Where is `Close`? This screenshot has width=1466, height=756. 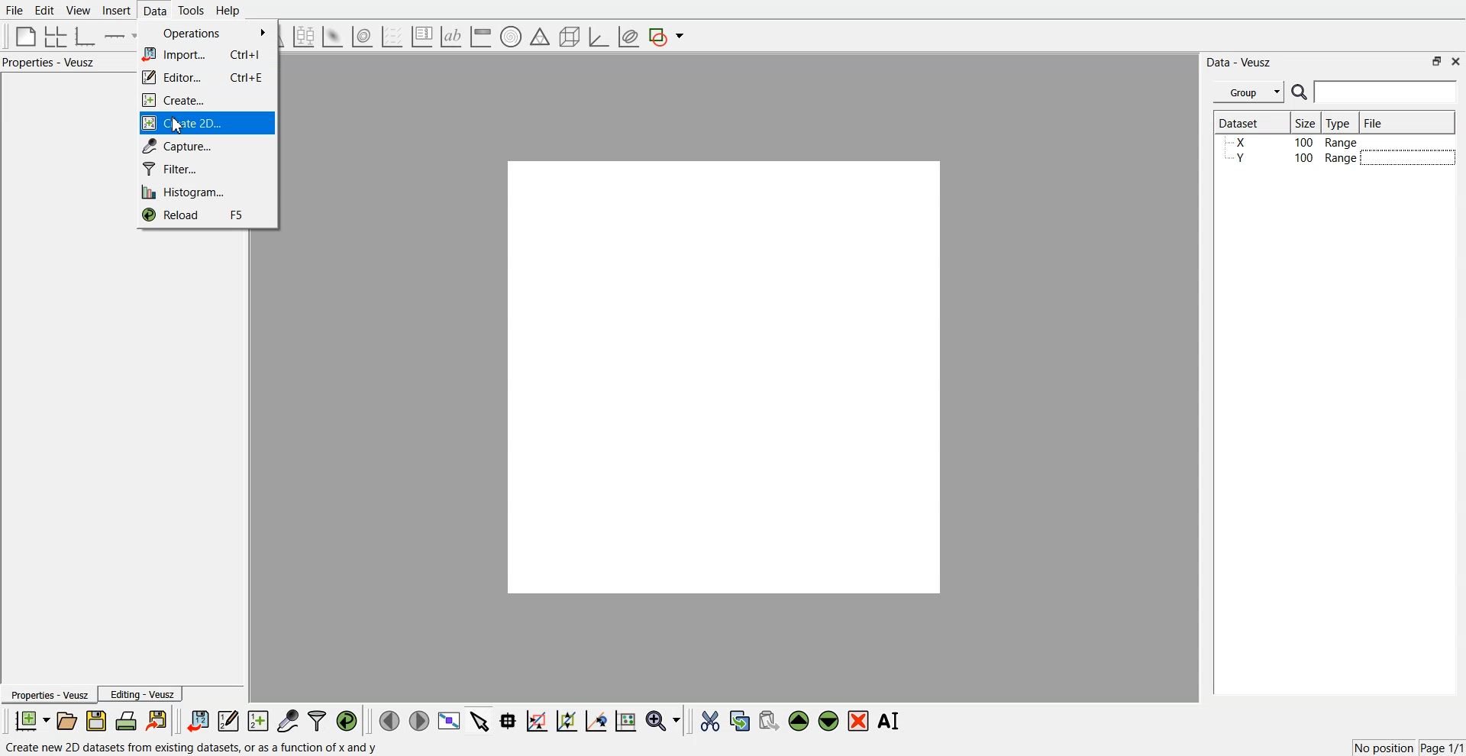
Close is located at coordinates (1457, 60).